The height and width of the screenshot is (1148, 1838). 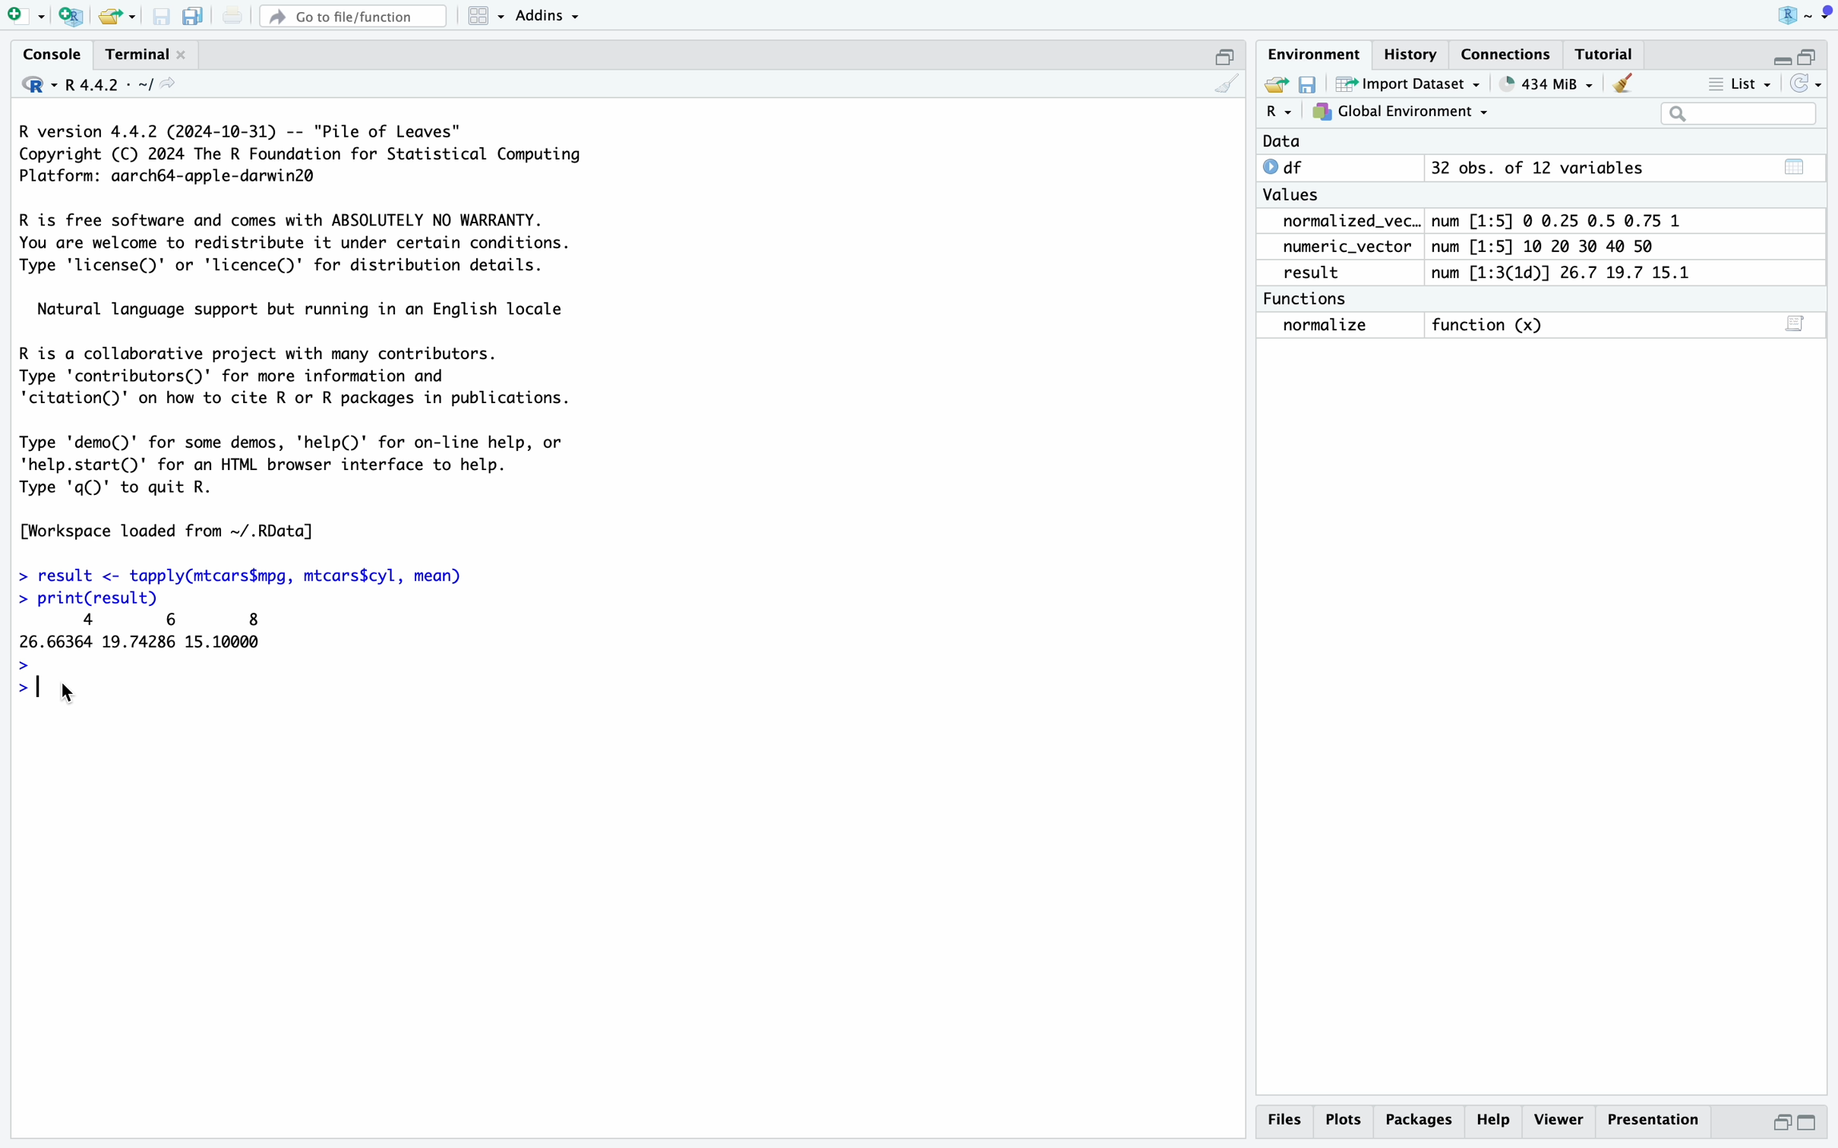 What do you see at coordinates (193, 16) in the screenshot?
I see `Save all open files` at bounding box center [193, 16].